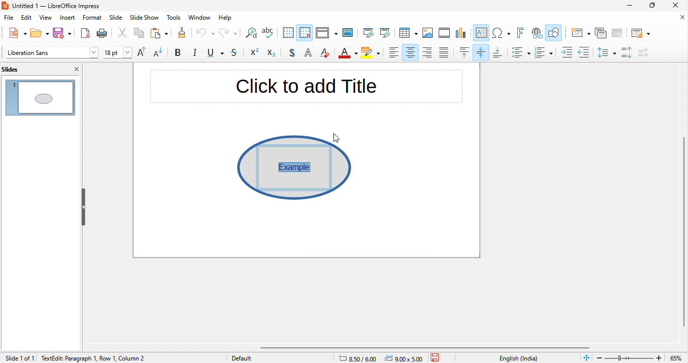 This screenshot has width=688, height=363. I want to click on decrease font size, so click(162, 53).